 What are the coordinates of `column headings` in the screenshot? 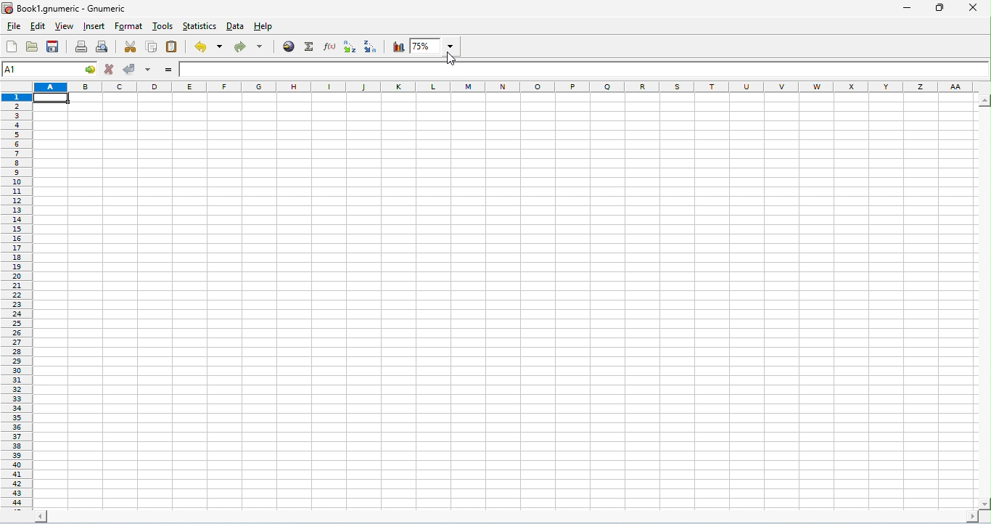 It's located at (506, 88).